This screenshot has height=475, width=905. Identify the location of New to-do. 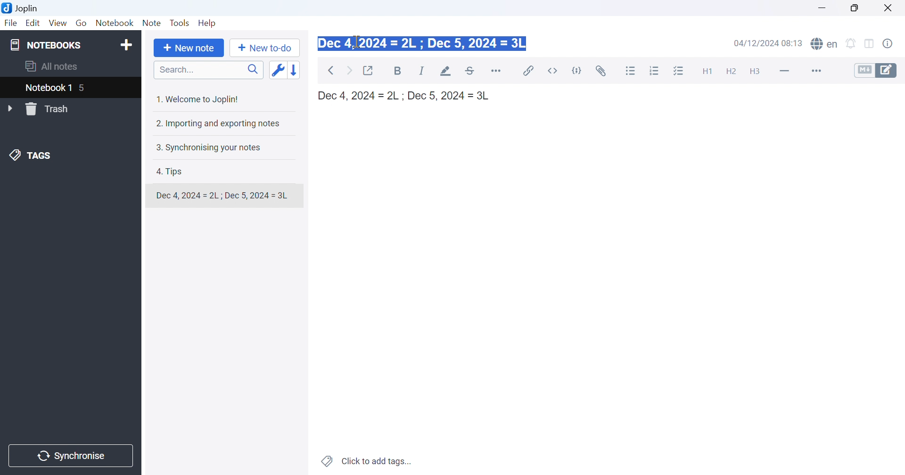
(264, 49).